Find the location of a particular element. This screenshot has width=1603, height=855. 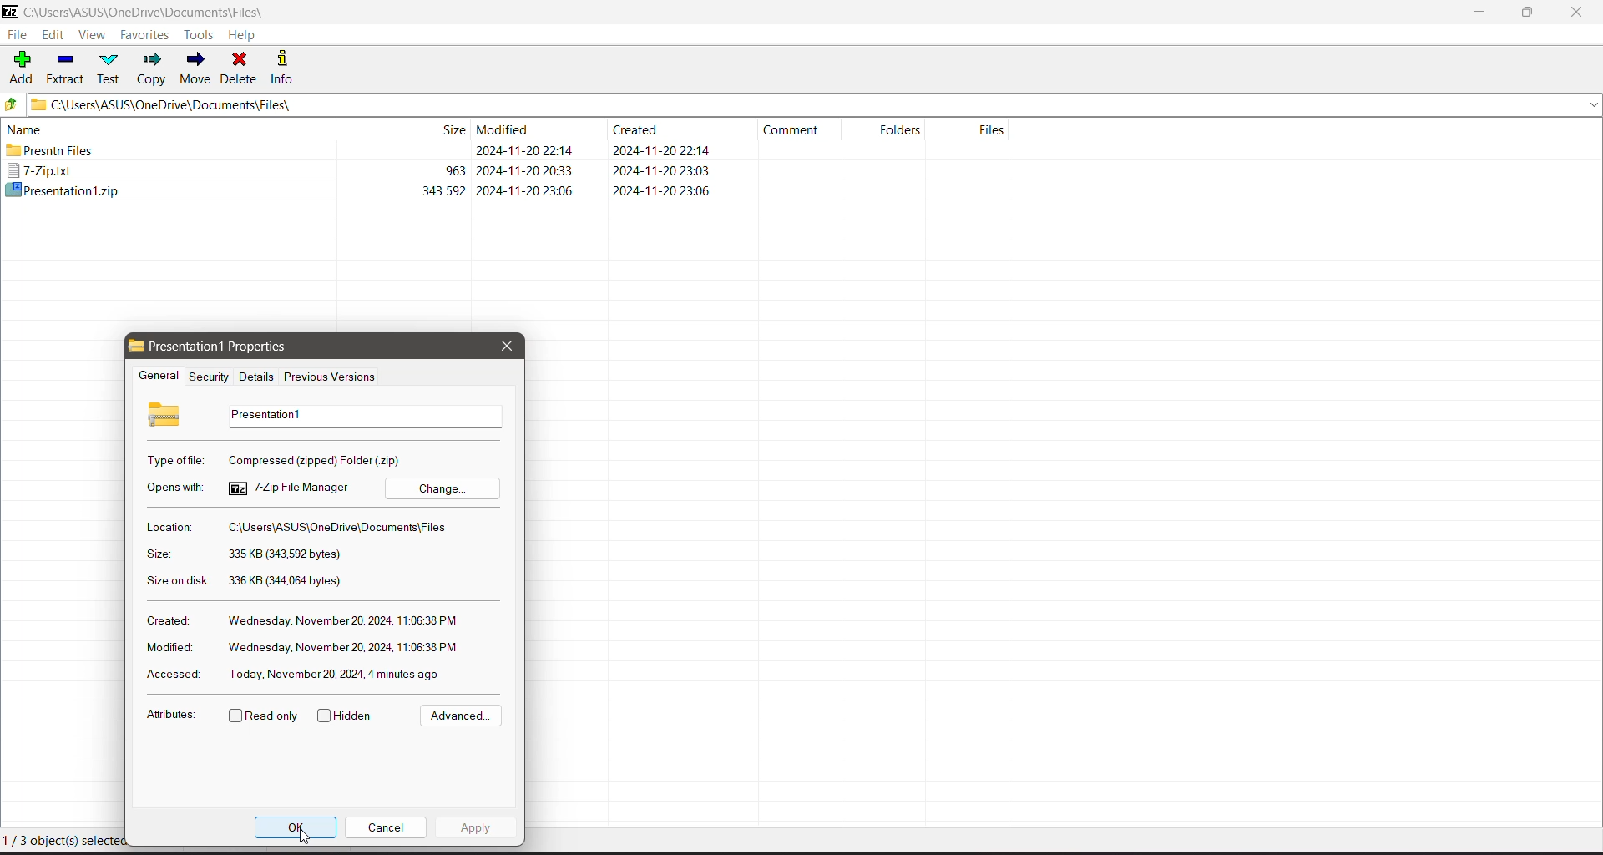

Accessed is located at coordinates (170, 675).